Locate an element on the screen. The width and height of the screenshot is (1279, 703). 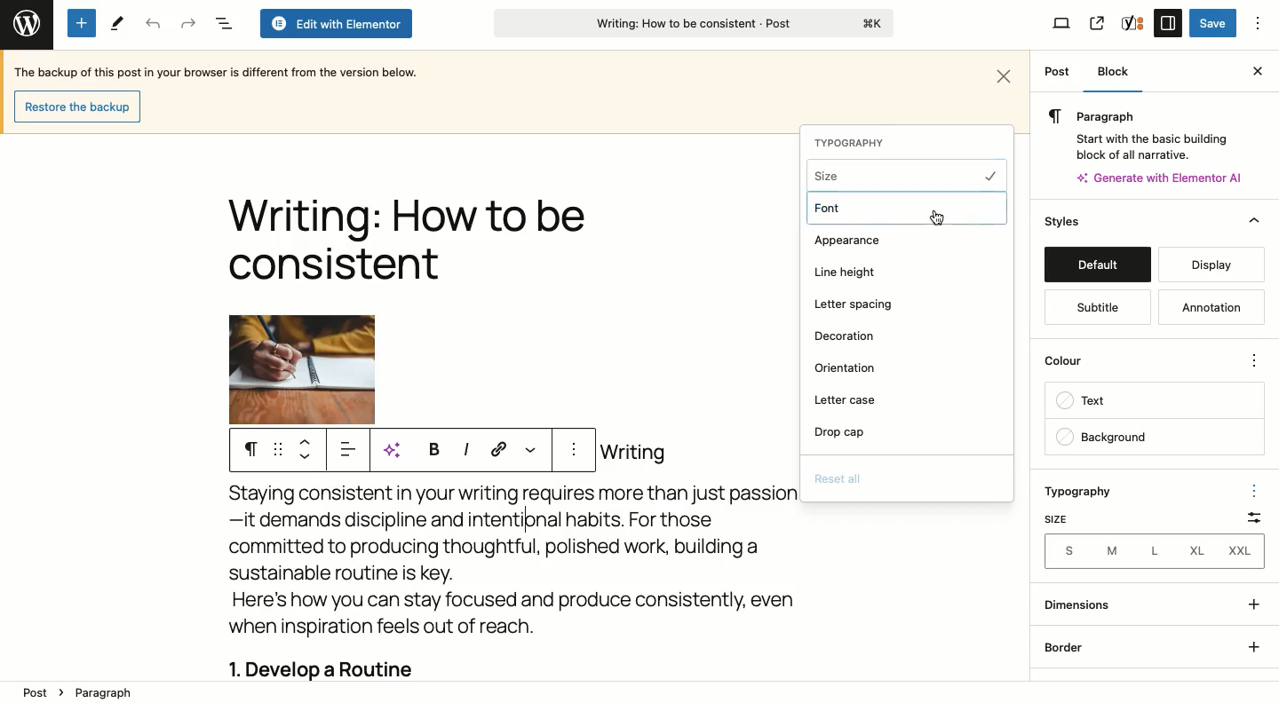
Default is located at coordinates (1097, 265).